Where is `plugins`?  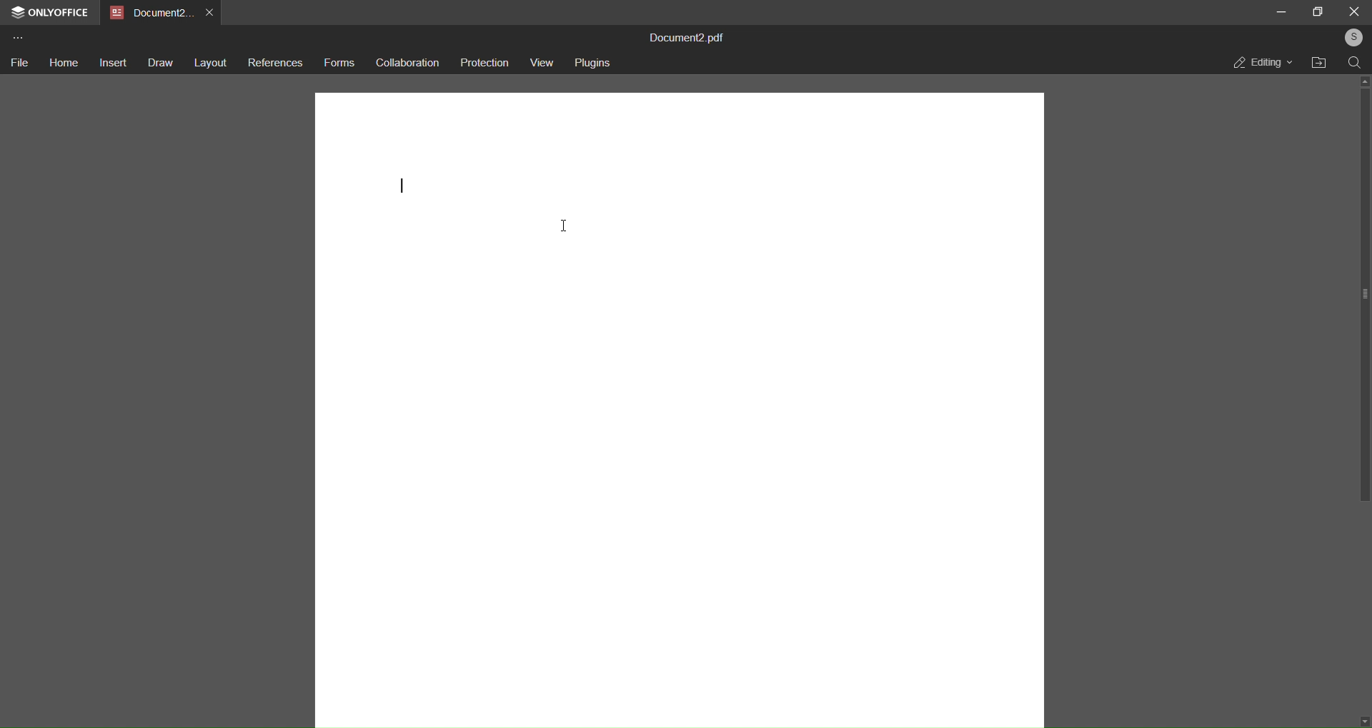 plugins is located at coordinates (595, 61).